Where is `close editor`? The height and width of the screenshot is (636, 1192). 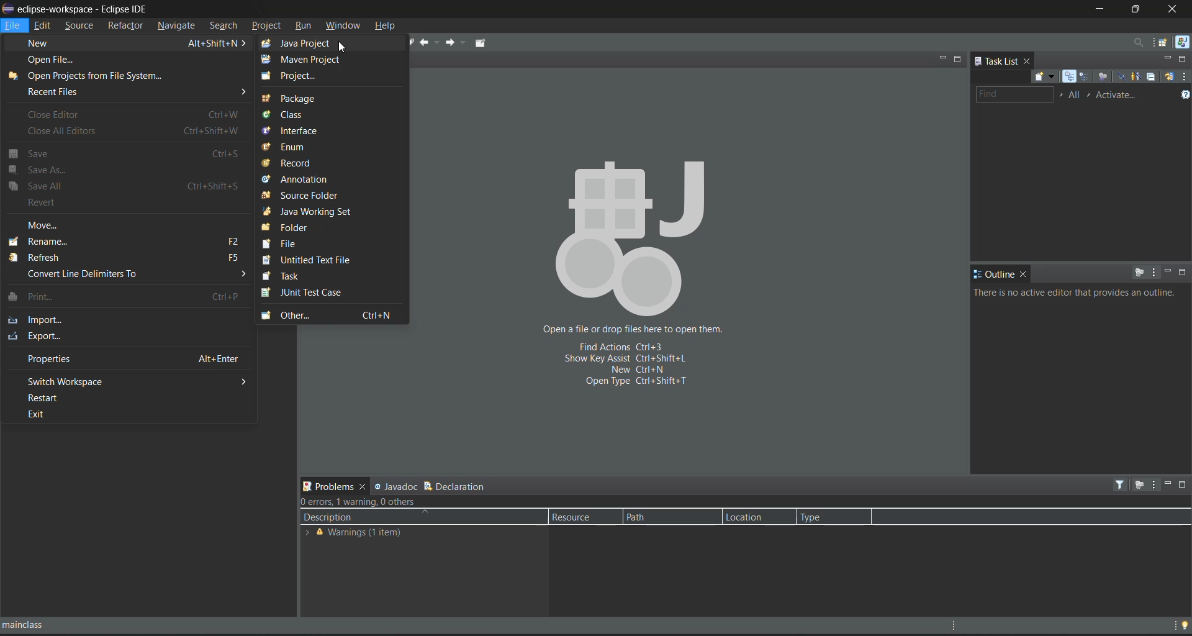
close editor is located at coordinates (133, 116).